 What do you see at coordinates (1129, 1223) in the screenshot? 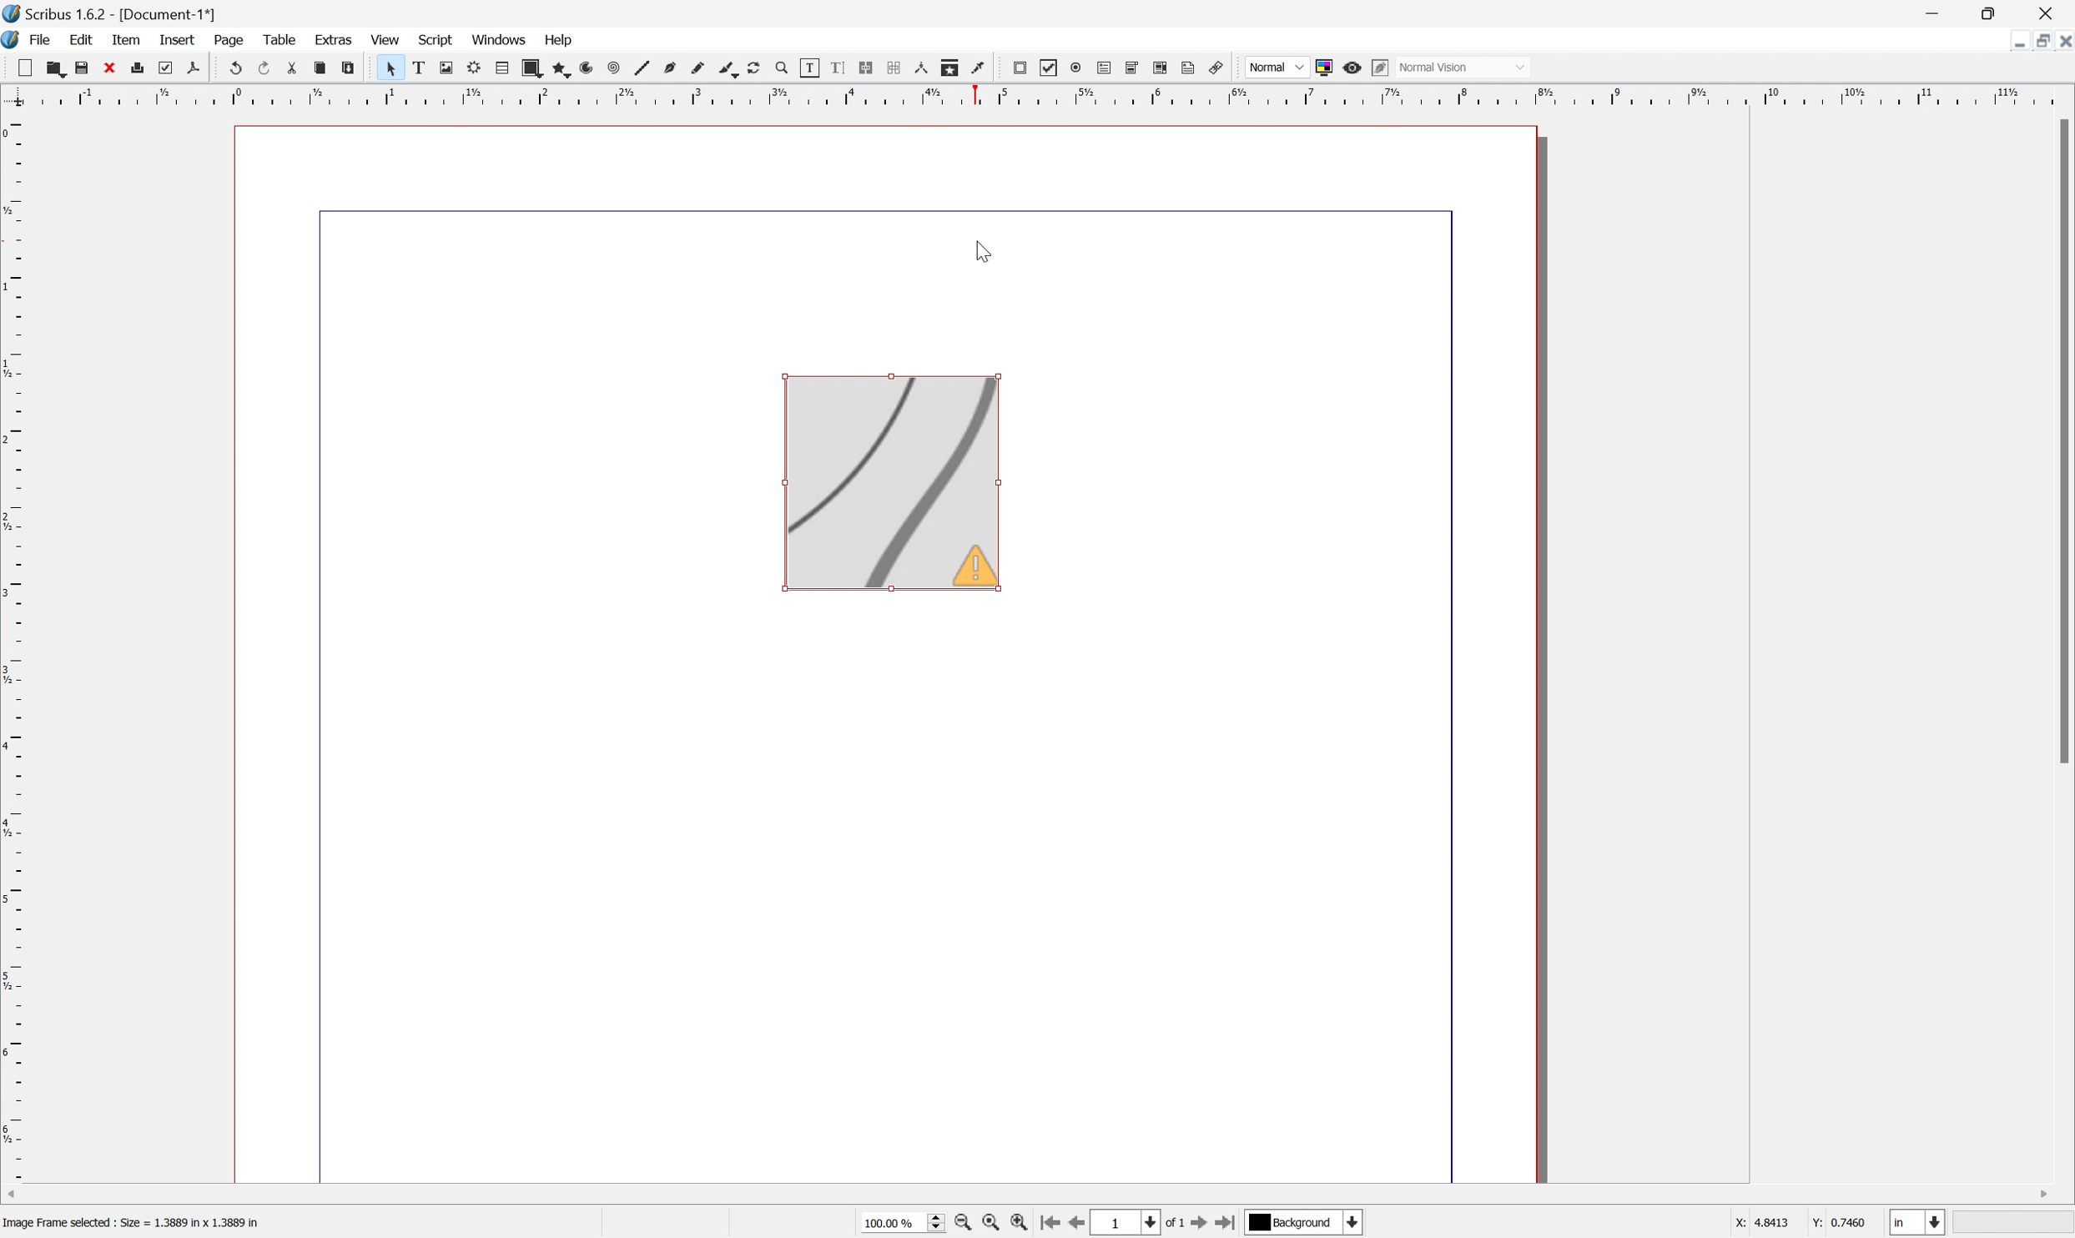
I see `Select the current page` at bounding box center [1129, 1223].